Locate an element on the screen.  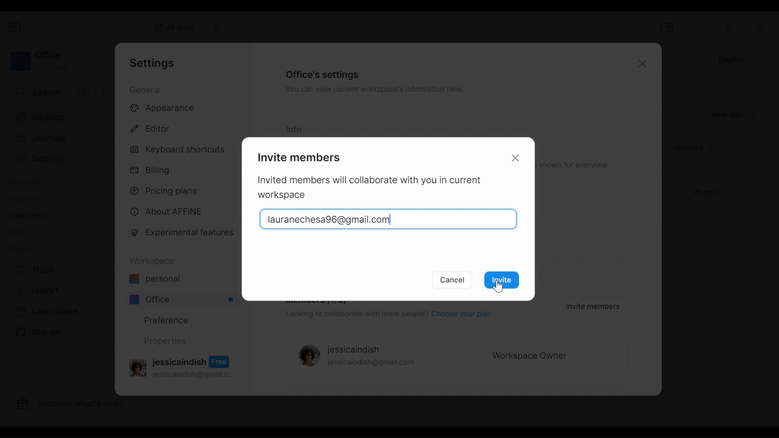
Only an owner can edit the workspace avatar and name. Changes will be shown for everyone. is located at coordinates (576, 165).